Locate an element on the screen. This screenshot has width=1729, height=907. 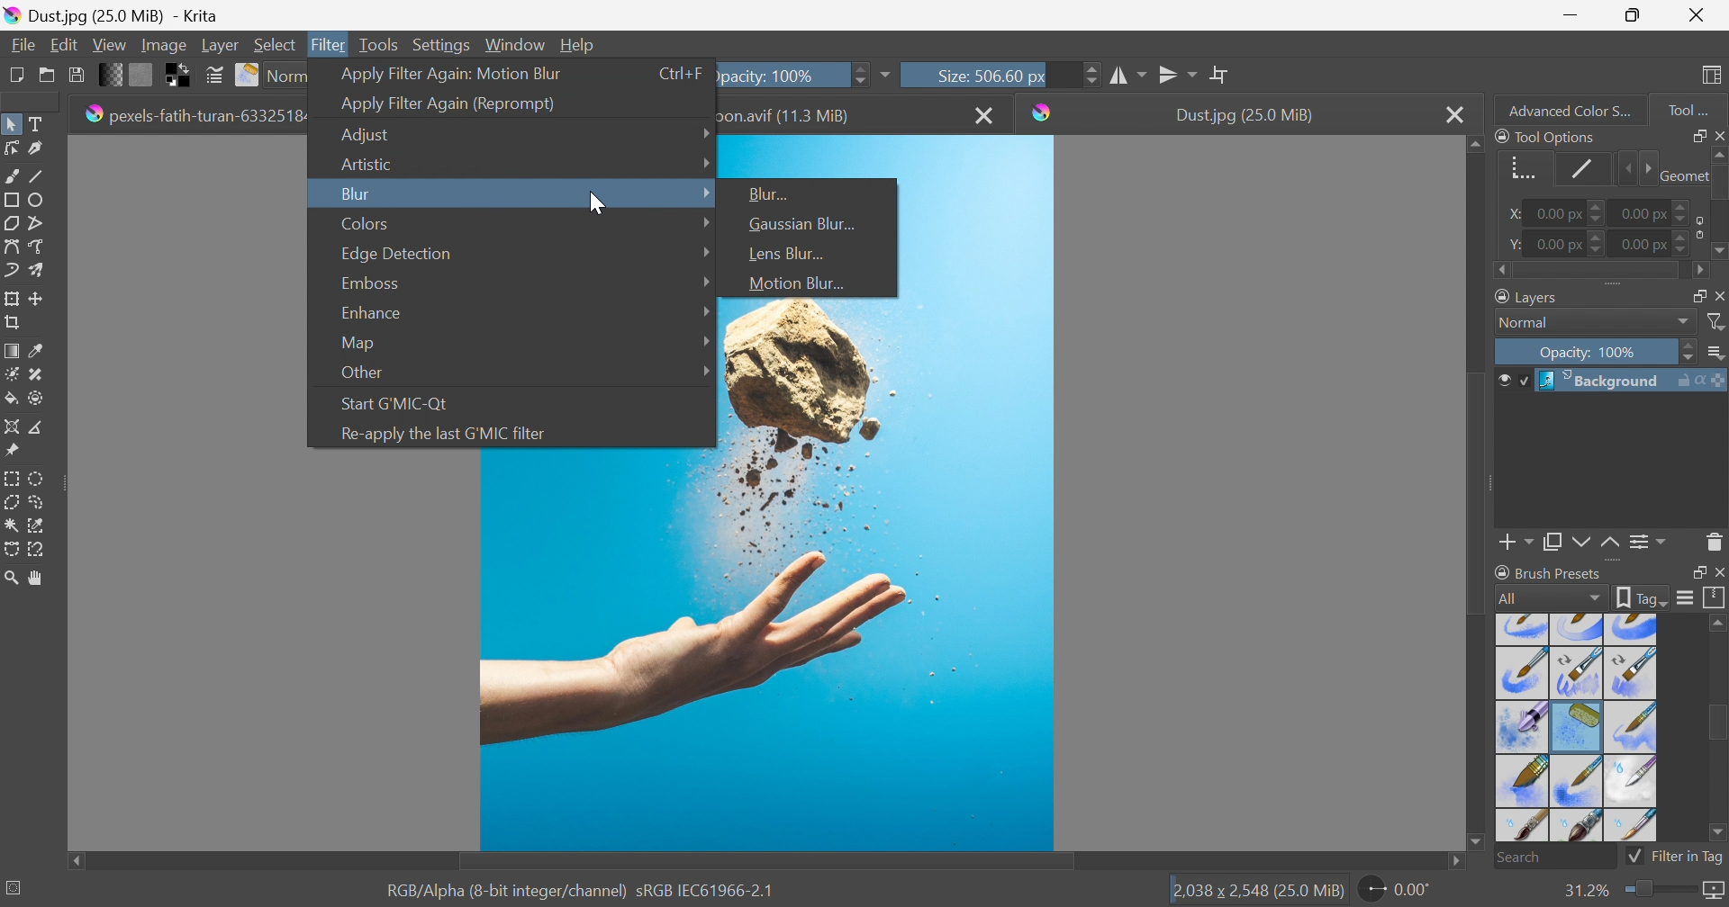
Cursor is located at coordinates (594, 203).